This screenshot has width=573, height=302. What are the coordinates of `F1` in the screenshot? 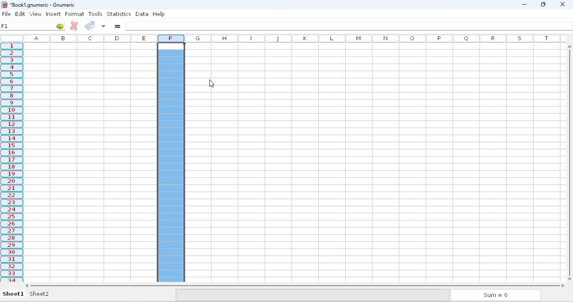 It's located at (25, 26).